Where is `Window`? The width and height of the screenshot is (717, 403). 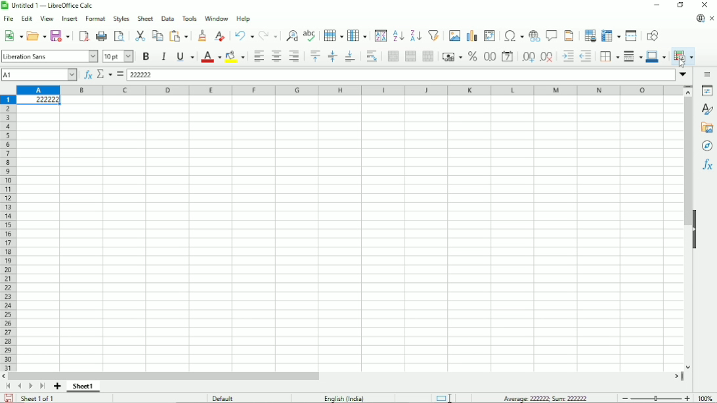 Window is located at coordinates (216, 18).